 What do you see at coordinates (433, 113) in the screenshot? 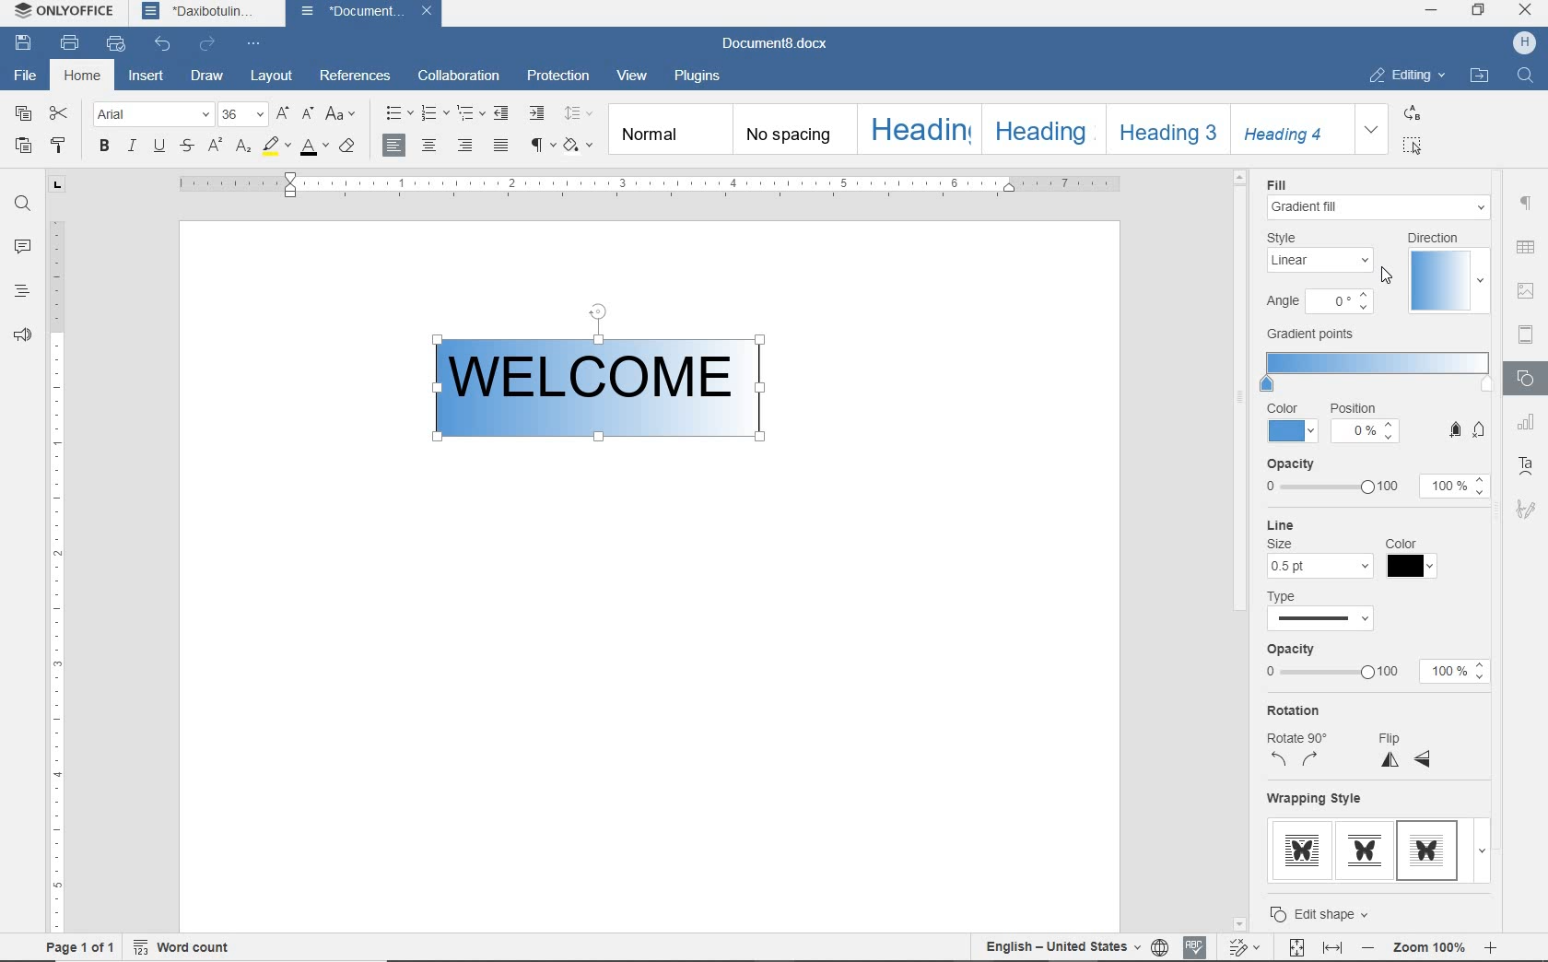
I see `NUMBERING` at bounding box center [433, 113].